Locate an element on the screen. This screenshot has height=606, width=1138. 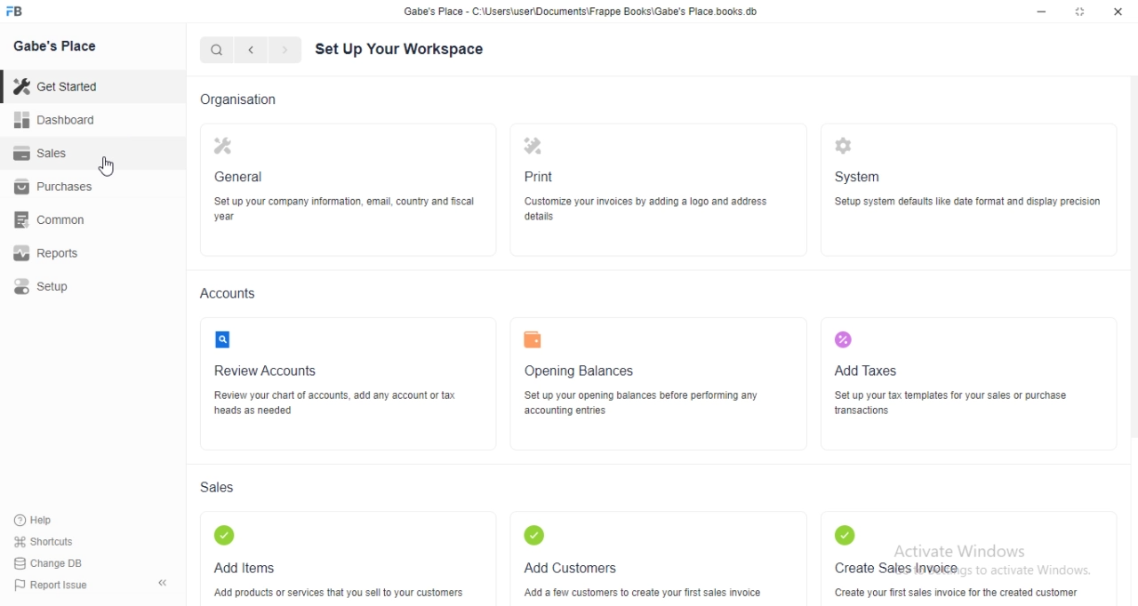
Sales is located at coordinates (84, 152).